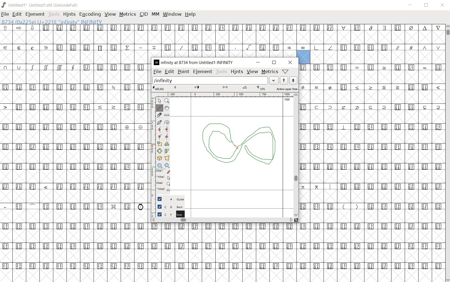 Image resolution: width=450 pixels, height=282 pixels. Describe the element at coordinates (363, 47) in the screenshot. I see `Unicode code points` at that location.